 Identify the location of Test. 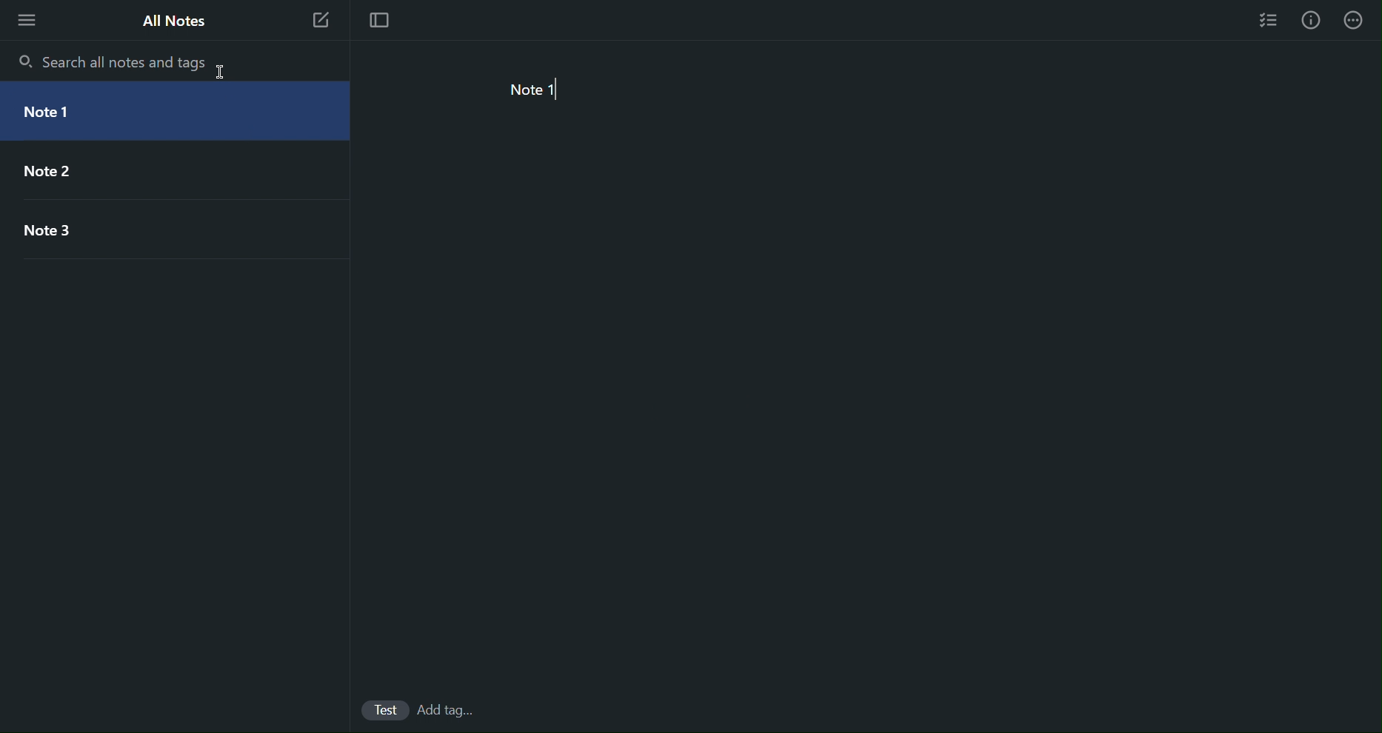
(382, 707).